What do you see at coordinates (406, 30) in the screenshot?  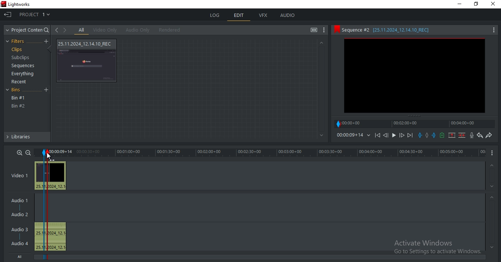 I see `sequence #2` at bounding box center [406, 30].